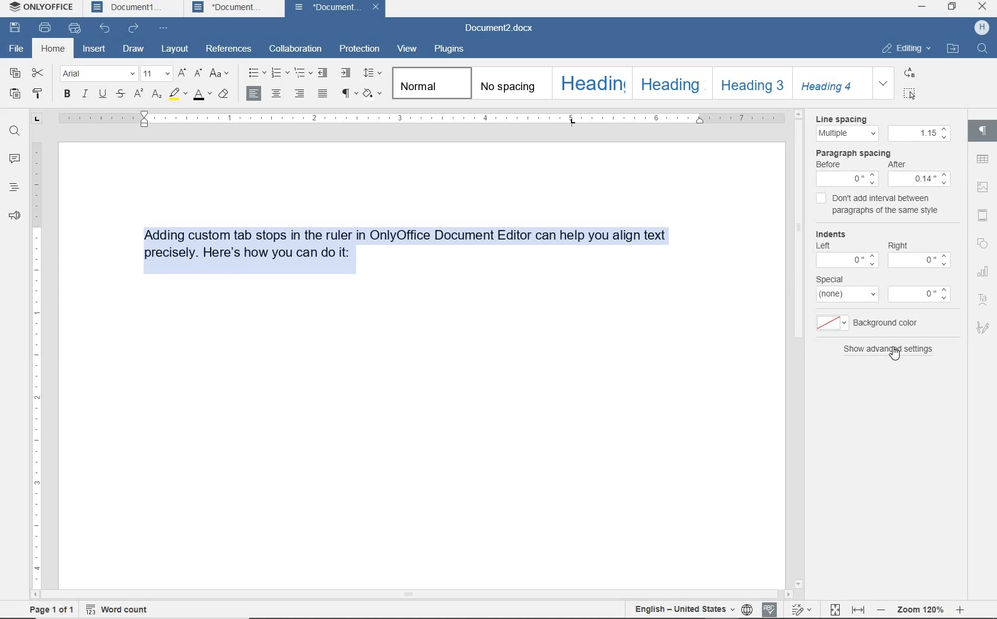 Image resolution: width=997 pixels, height=619 pixels. I want to click on menu, so click(921, 294).